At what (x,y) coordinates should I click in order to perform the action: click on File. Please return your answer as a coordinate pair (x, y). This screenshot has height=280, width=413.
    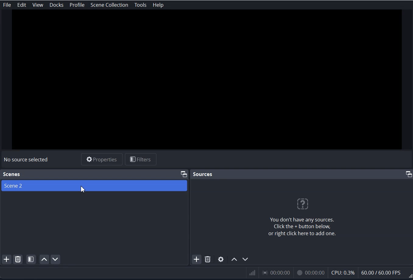
    Looking at the image, I should click on (7, 5).